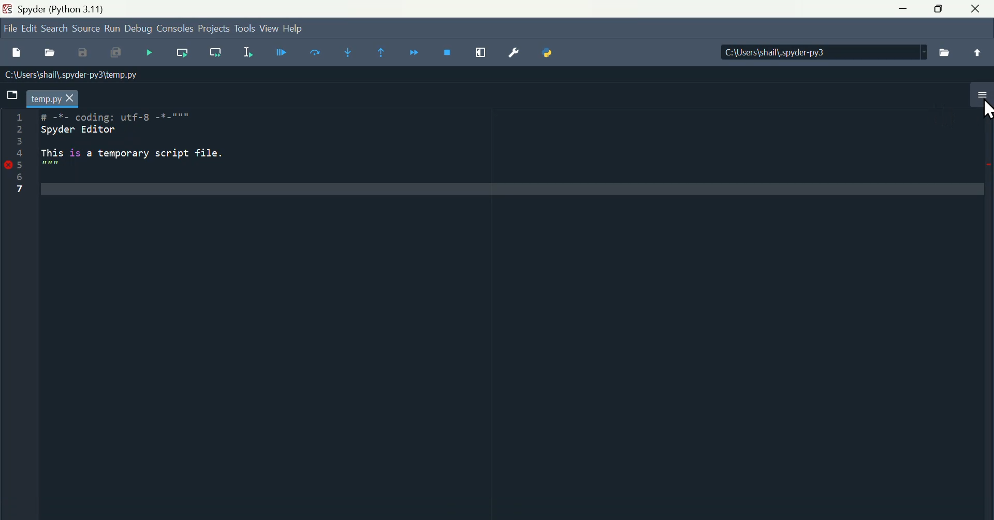  Describe the element at coordinates (115, 30) in the screenshot. I see `run` at that location.